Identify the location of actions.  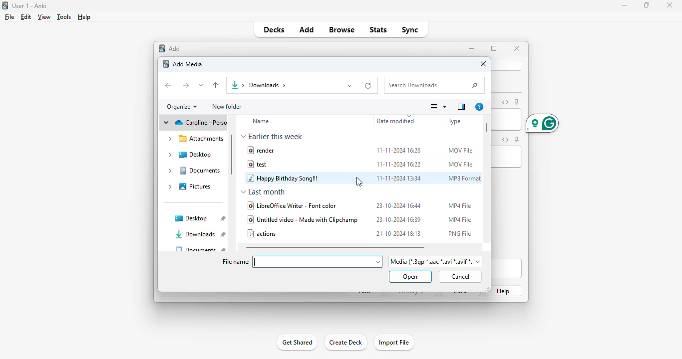
(264, 234).